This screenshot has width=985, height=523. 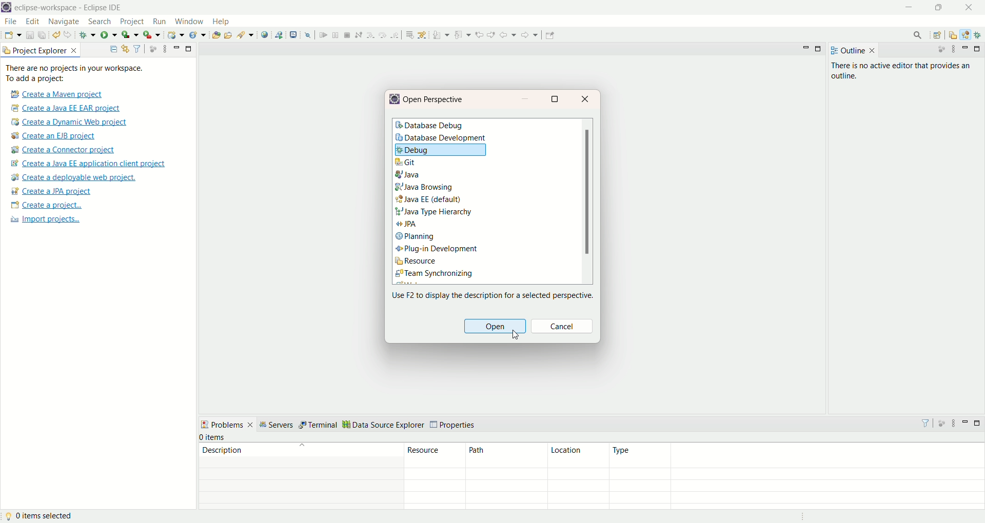 I want to click on filter, so click(x=924, y=423).